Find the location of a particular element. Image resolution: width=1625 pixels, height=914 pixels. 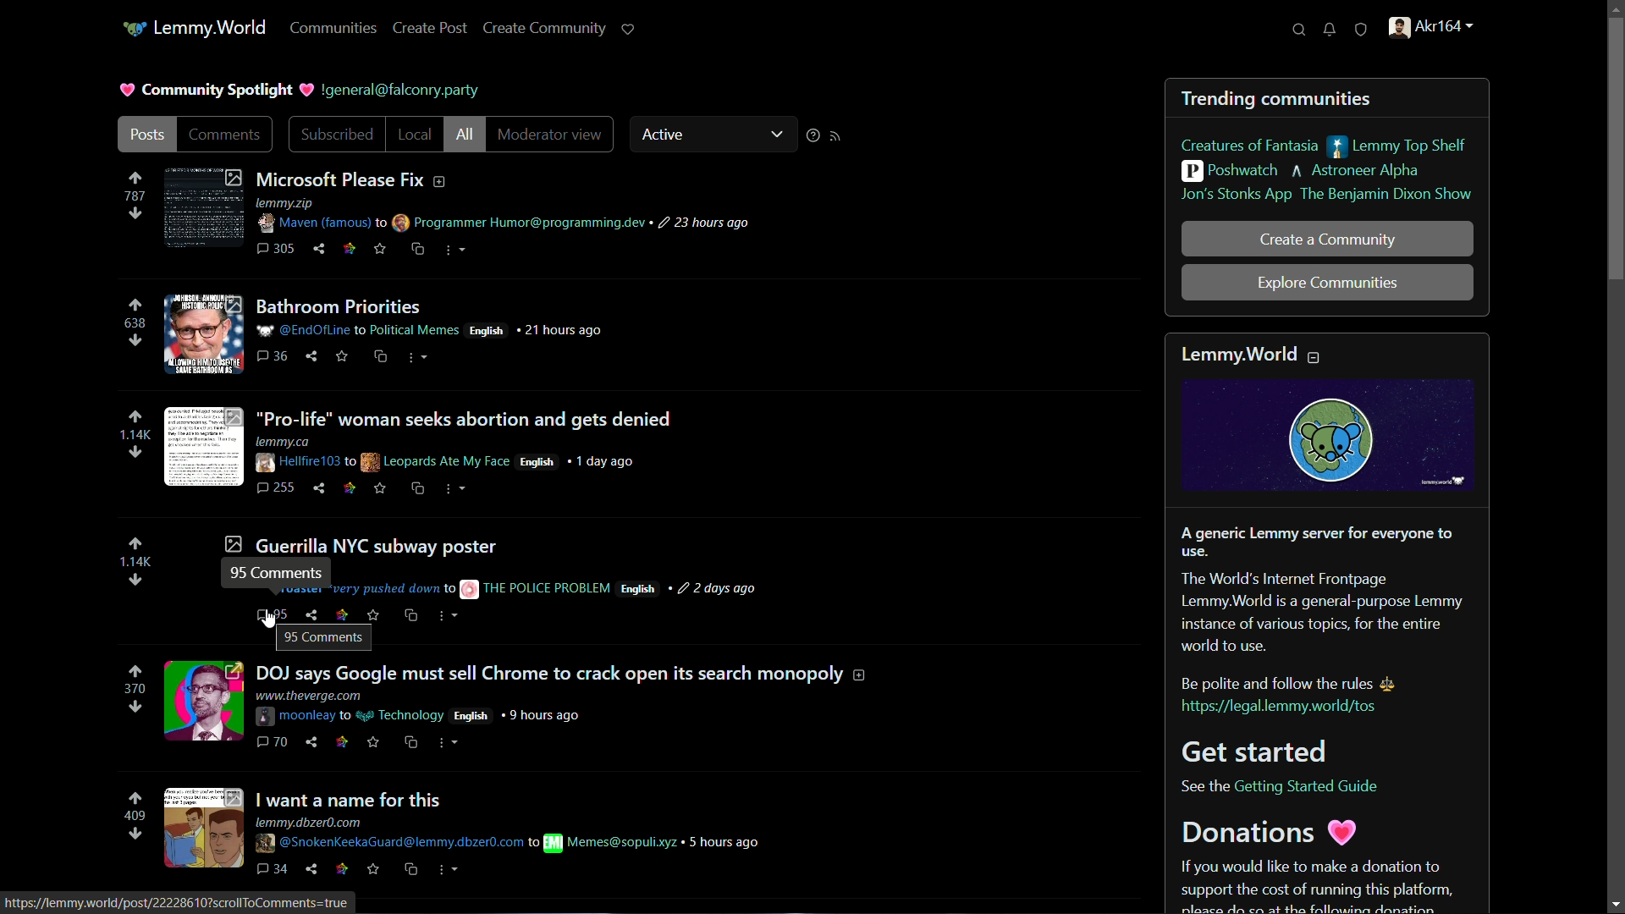

cross post is located at coordinates (410, 742).